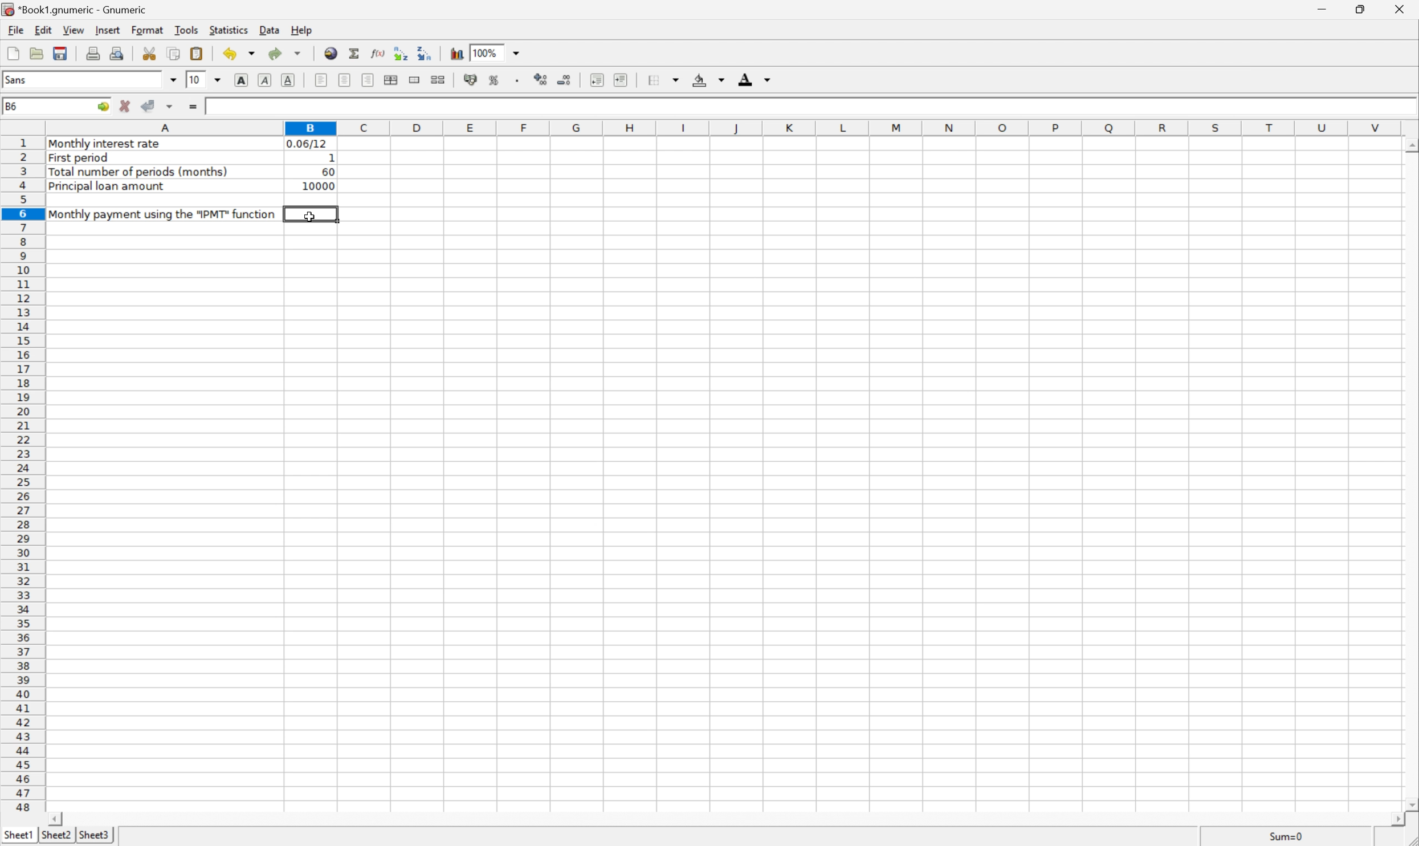 The image size is (1419, 846). I want to click on Restore Down, so click(1360, 9).